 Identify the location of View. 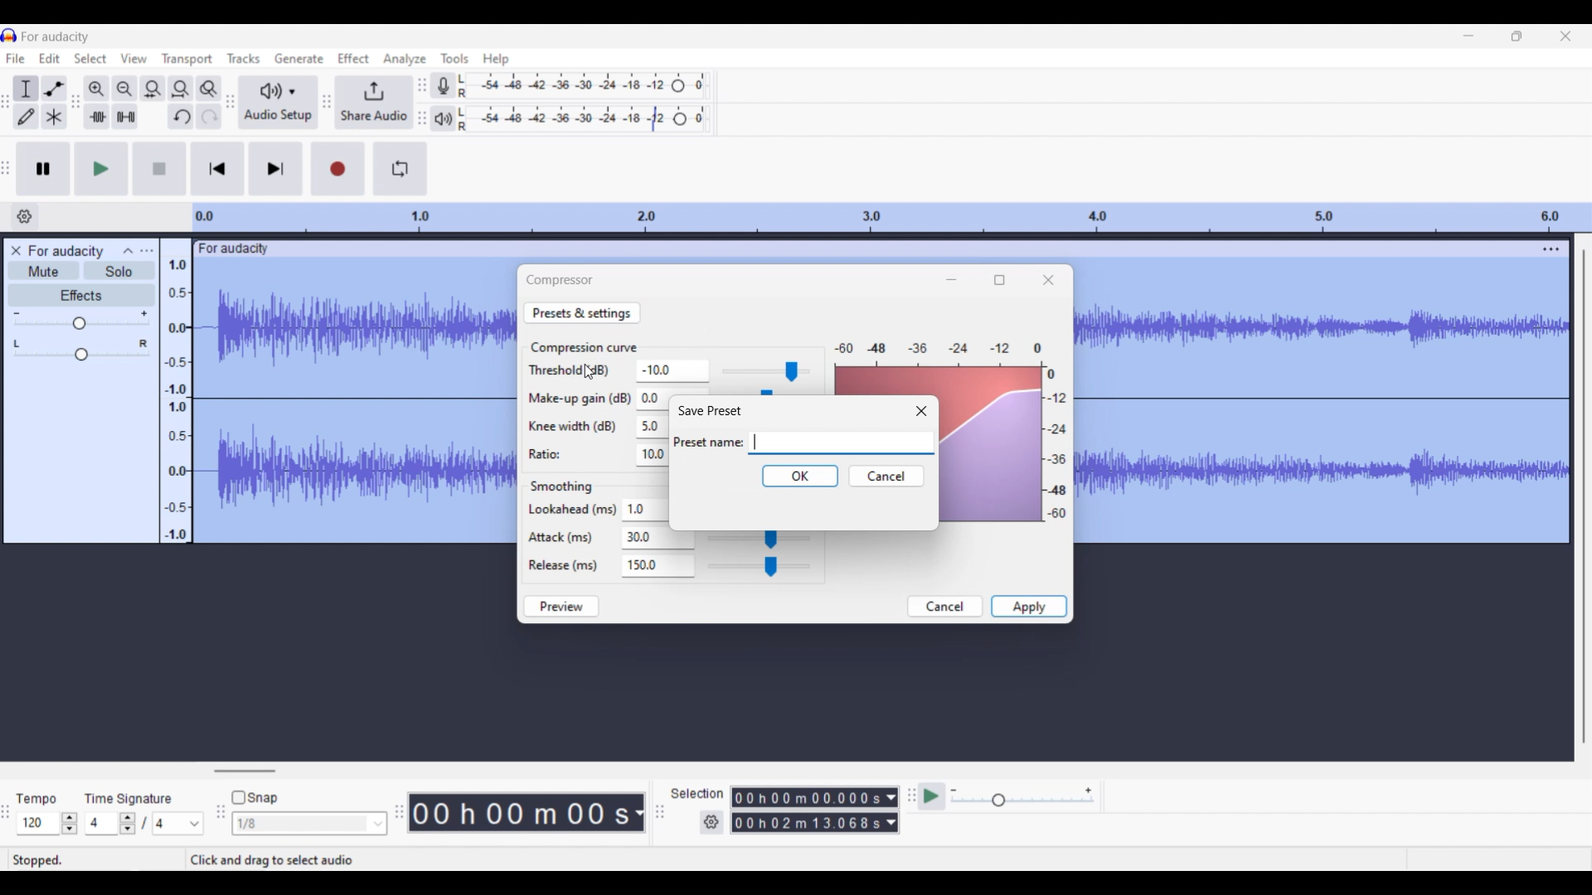
(133, 58).